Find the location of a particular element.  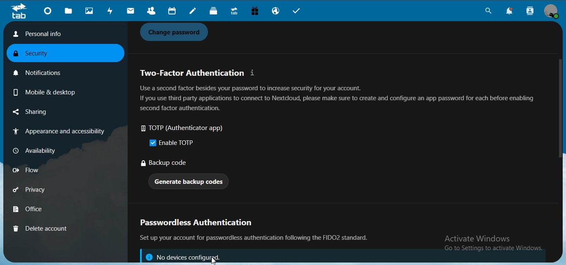

photos is located at coordinates (90, 11).